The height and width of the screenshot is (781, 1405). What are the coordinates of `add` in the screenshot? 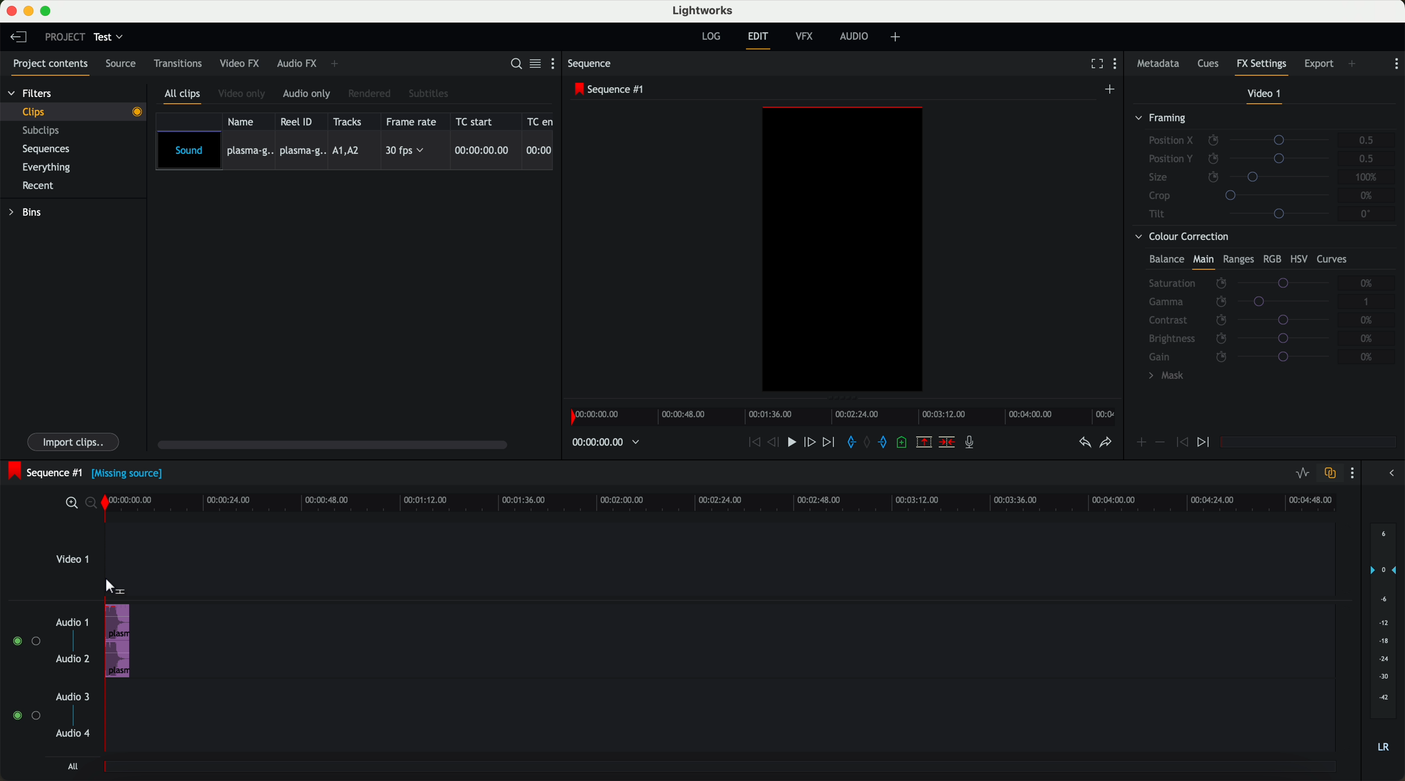 It's located at (1353, 63).